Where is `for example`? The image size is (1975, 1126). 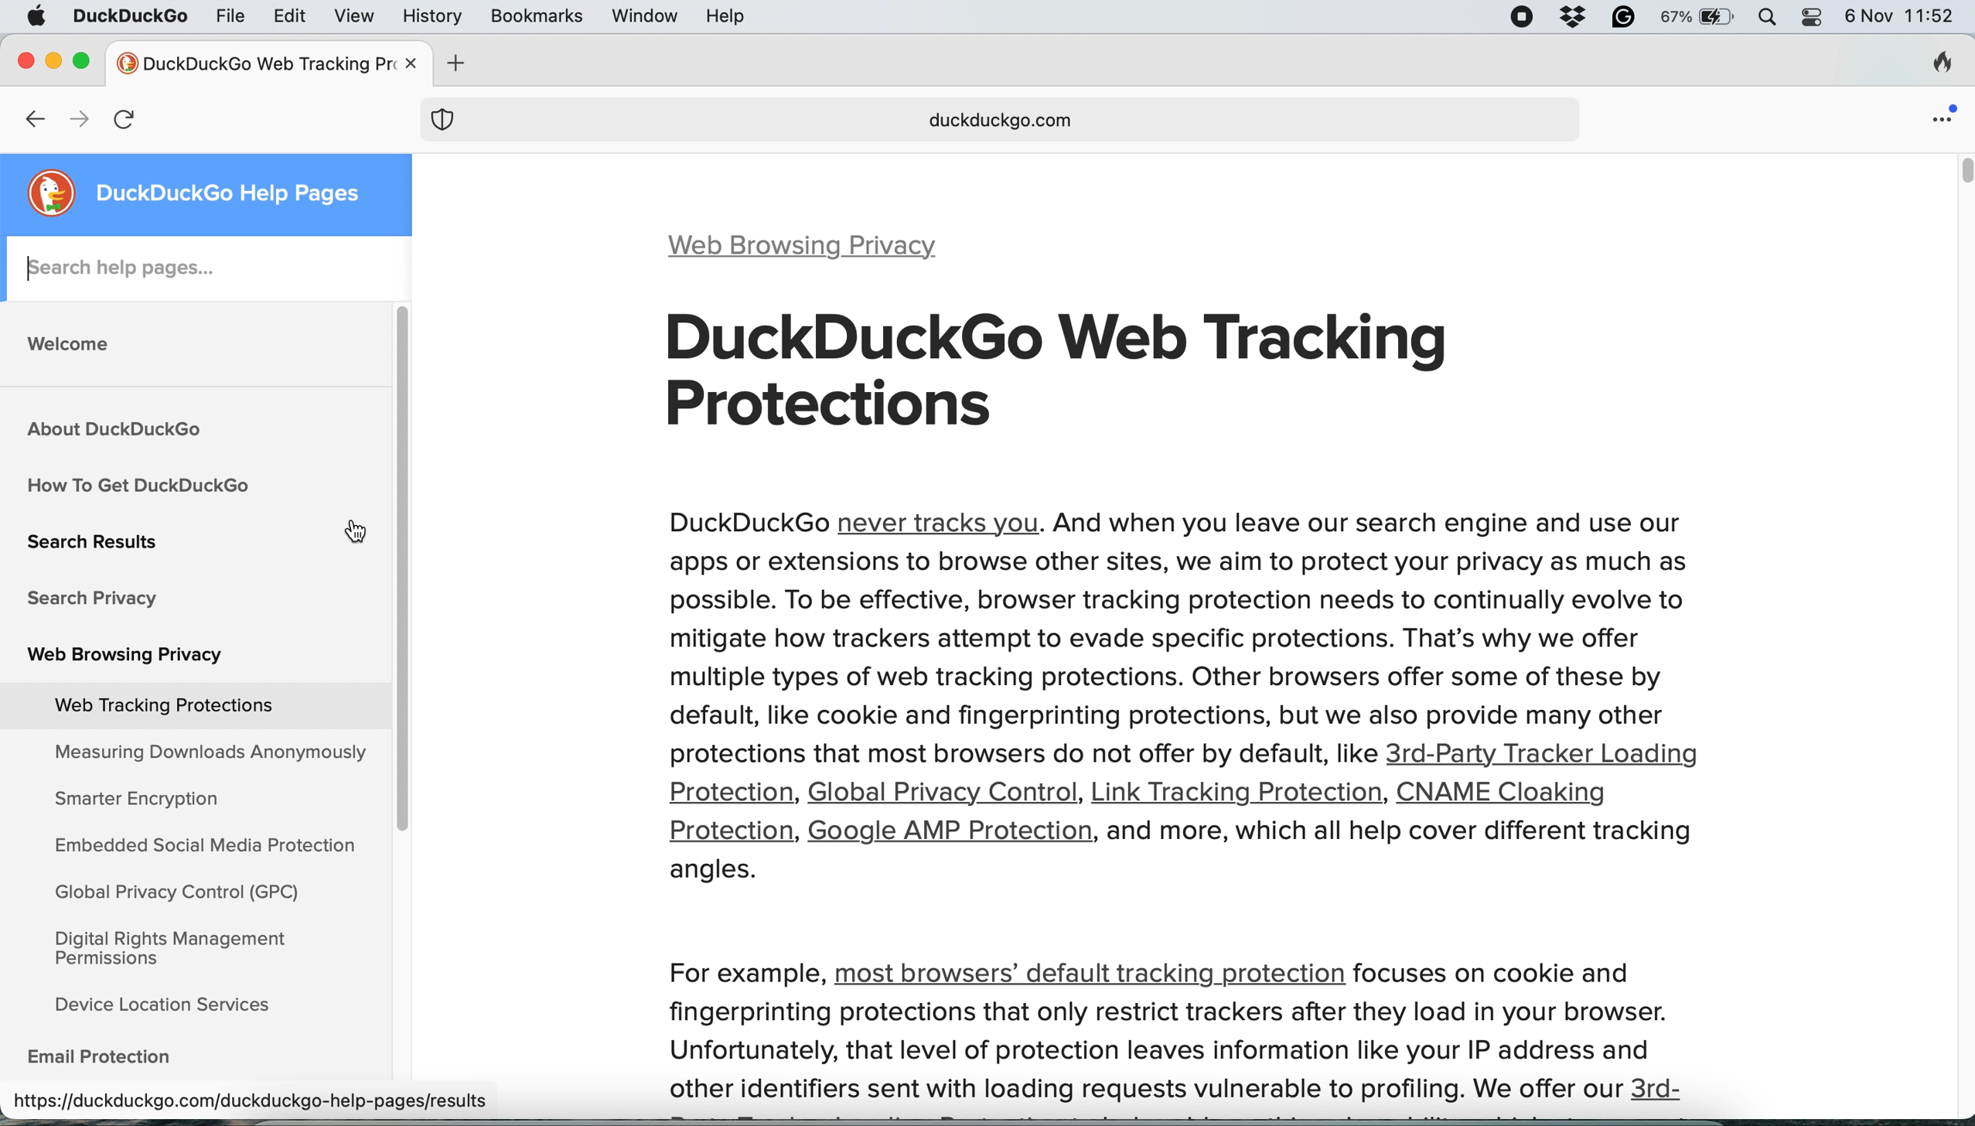 for example is located at coordinates (740, 974).